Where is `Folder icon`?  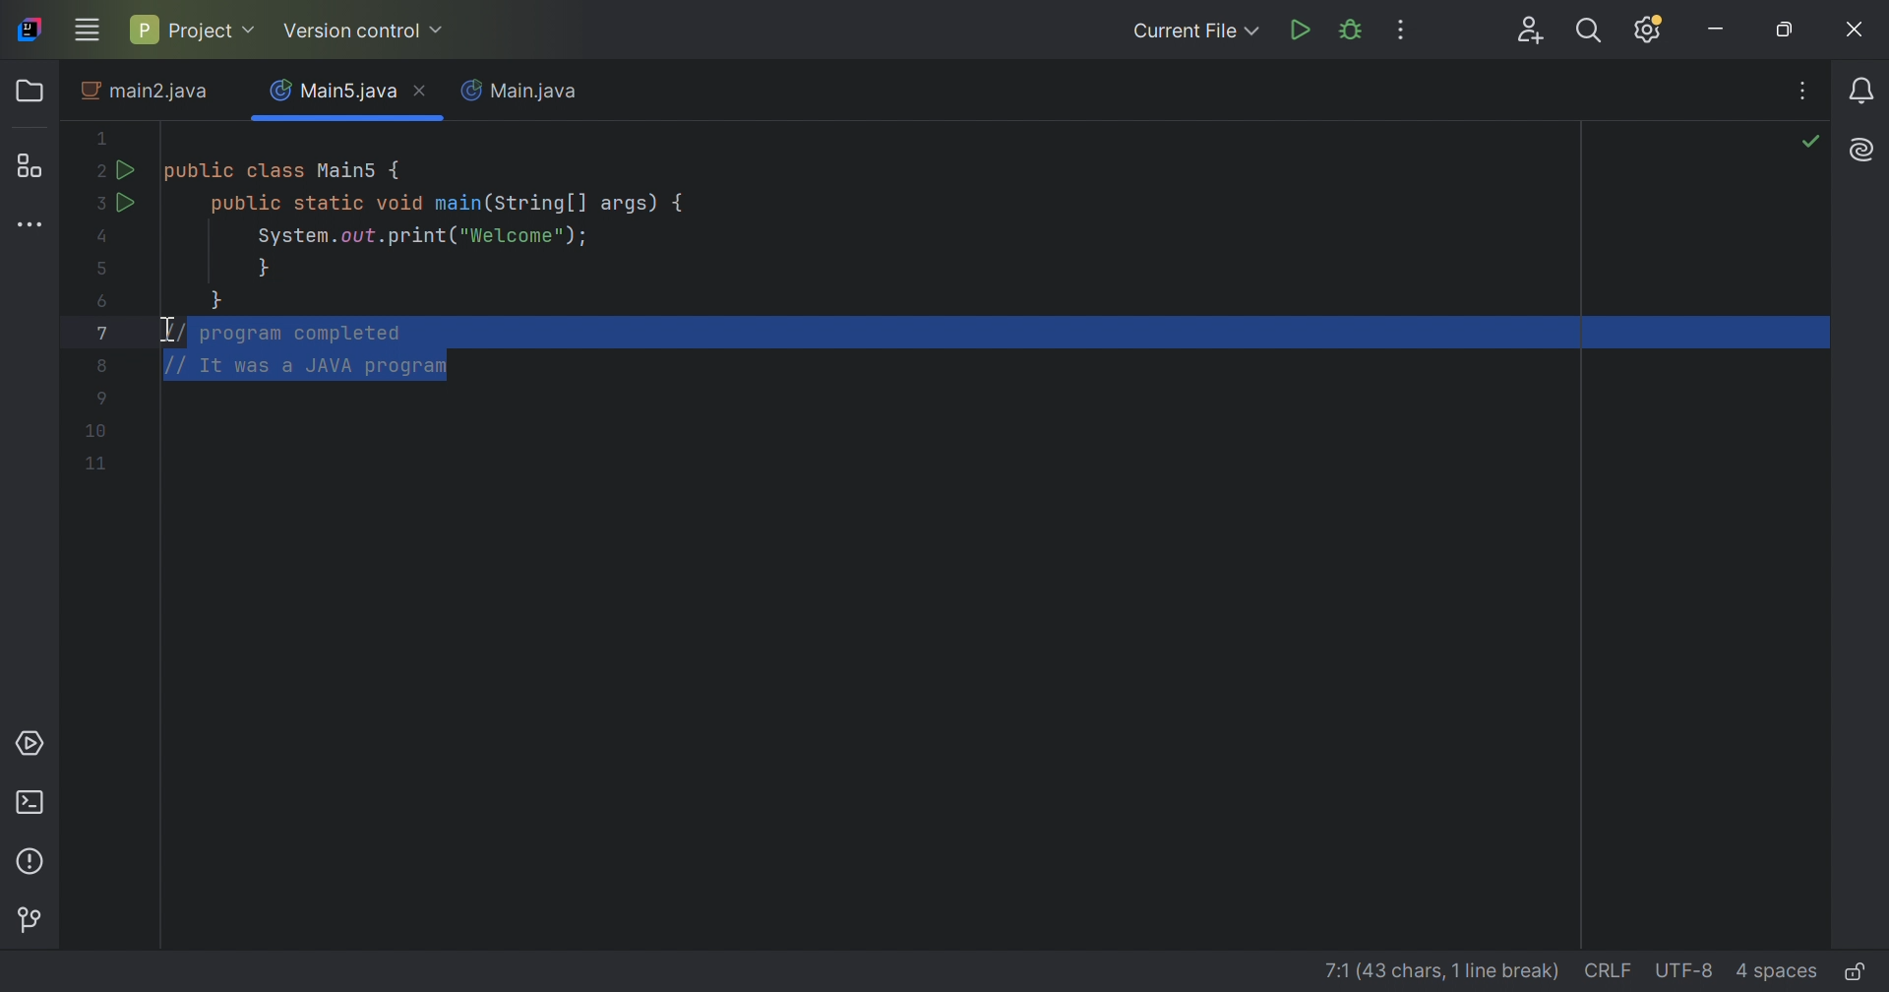
Folder icon is located at coordinates (30, 93).